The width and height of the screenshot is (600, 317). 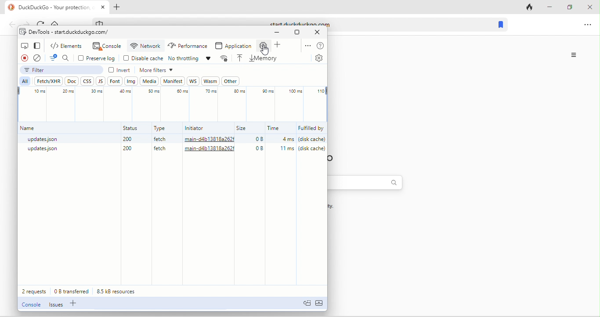 I want to click on add, so click(x=75, y=303).